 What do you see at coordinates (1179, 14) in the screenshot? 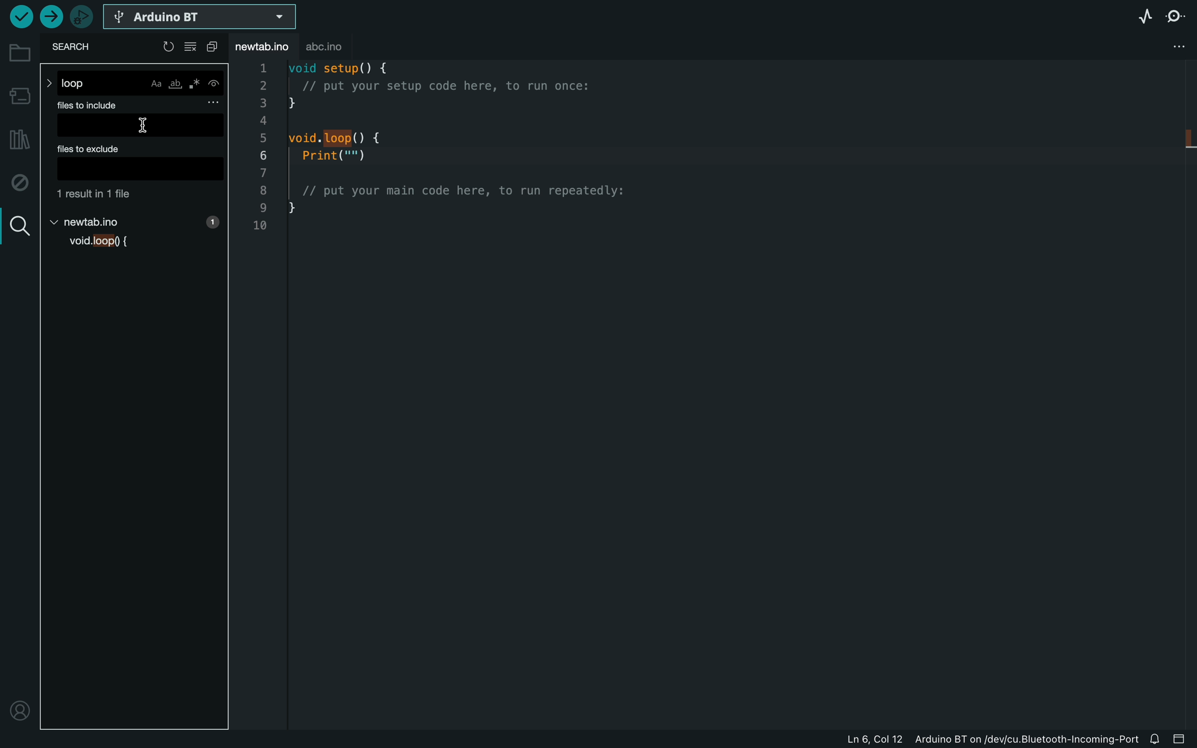
I see `serial monitor` at bounding box center [1179, 14].